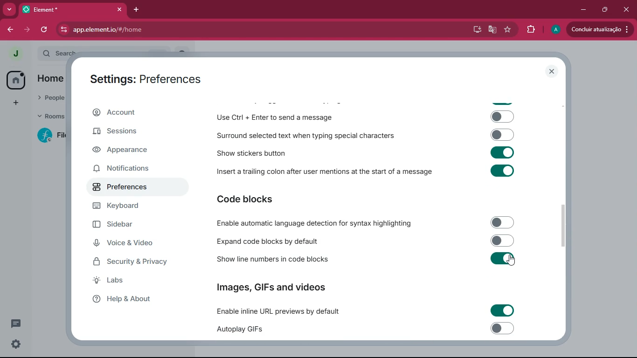 The height and width of the screenshot is (358, 637). I want to click on close, so click(553, 72).